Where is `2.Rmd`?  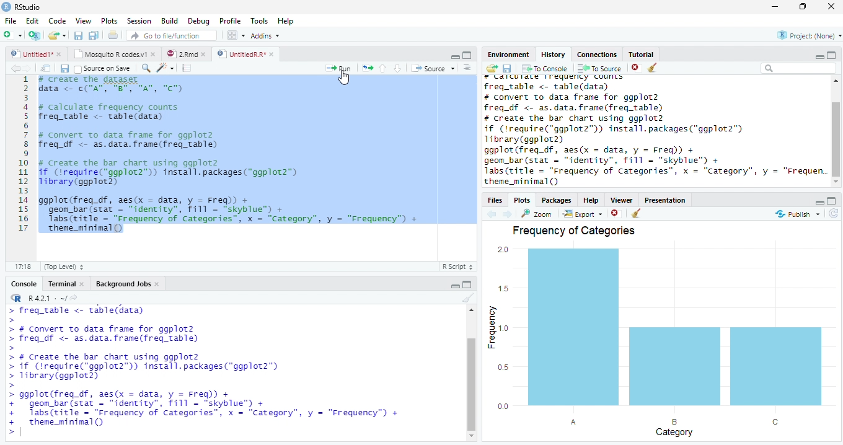 2.Rmd is located at coordinates (186, 55).